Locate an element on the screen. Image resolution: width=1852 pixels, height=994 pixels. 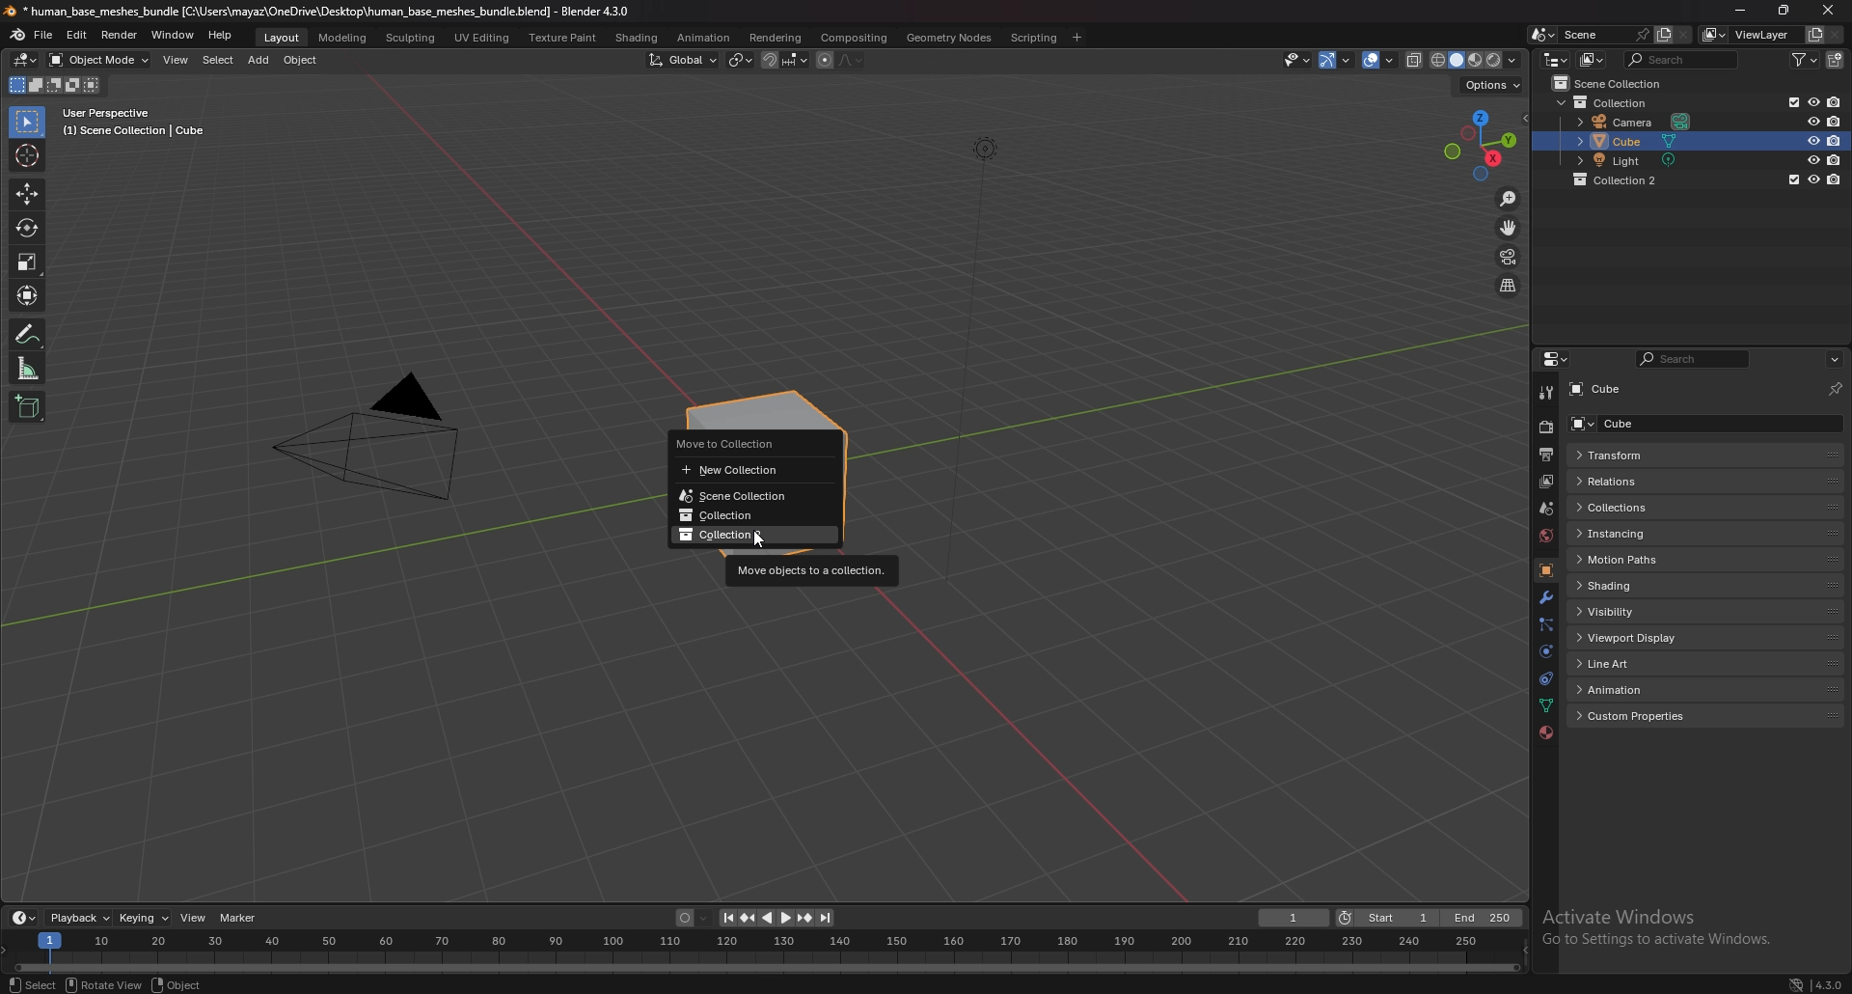
annotation is located at coordinates (29, 333).